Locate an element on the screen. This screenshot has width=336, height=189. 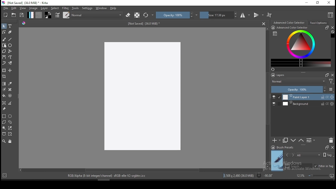
resolution is located at coordinates (237, 176).